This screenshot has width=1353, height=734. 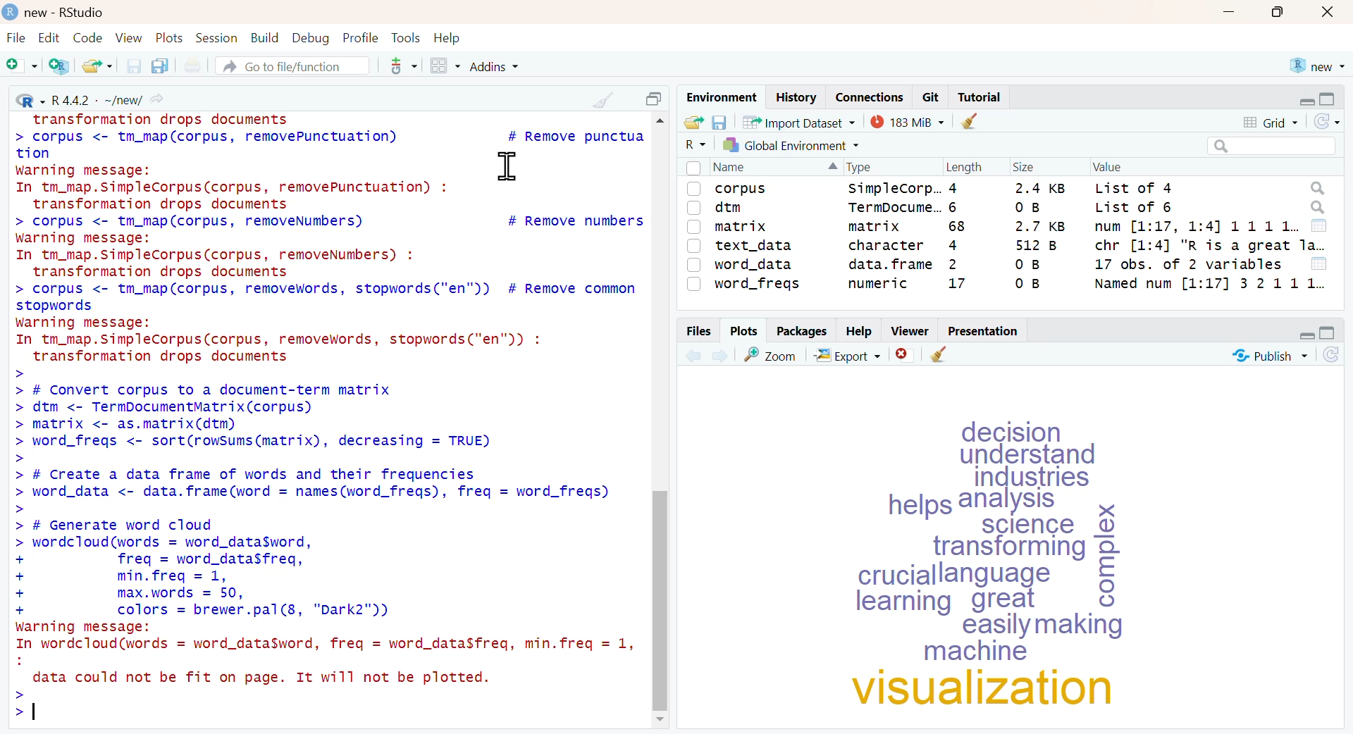 I want to click on Go to file/function, so click(x=291, y=66).